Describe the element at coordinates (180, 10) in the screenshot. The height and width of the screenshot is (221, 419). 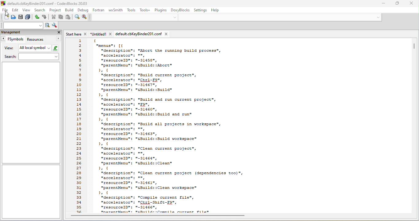
I see `doxyblocks` at that location.